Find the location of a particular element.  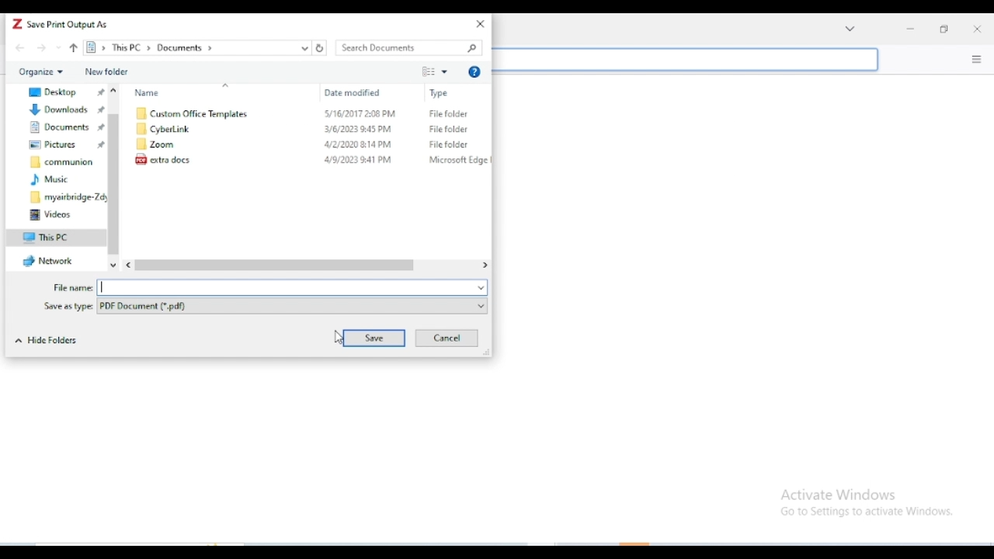

music is located at coordinates (51, 179).